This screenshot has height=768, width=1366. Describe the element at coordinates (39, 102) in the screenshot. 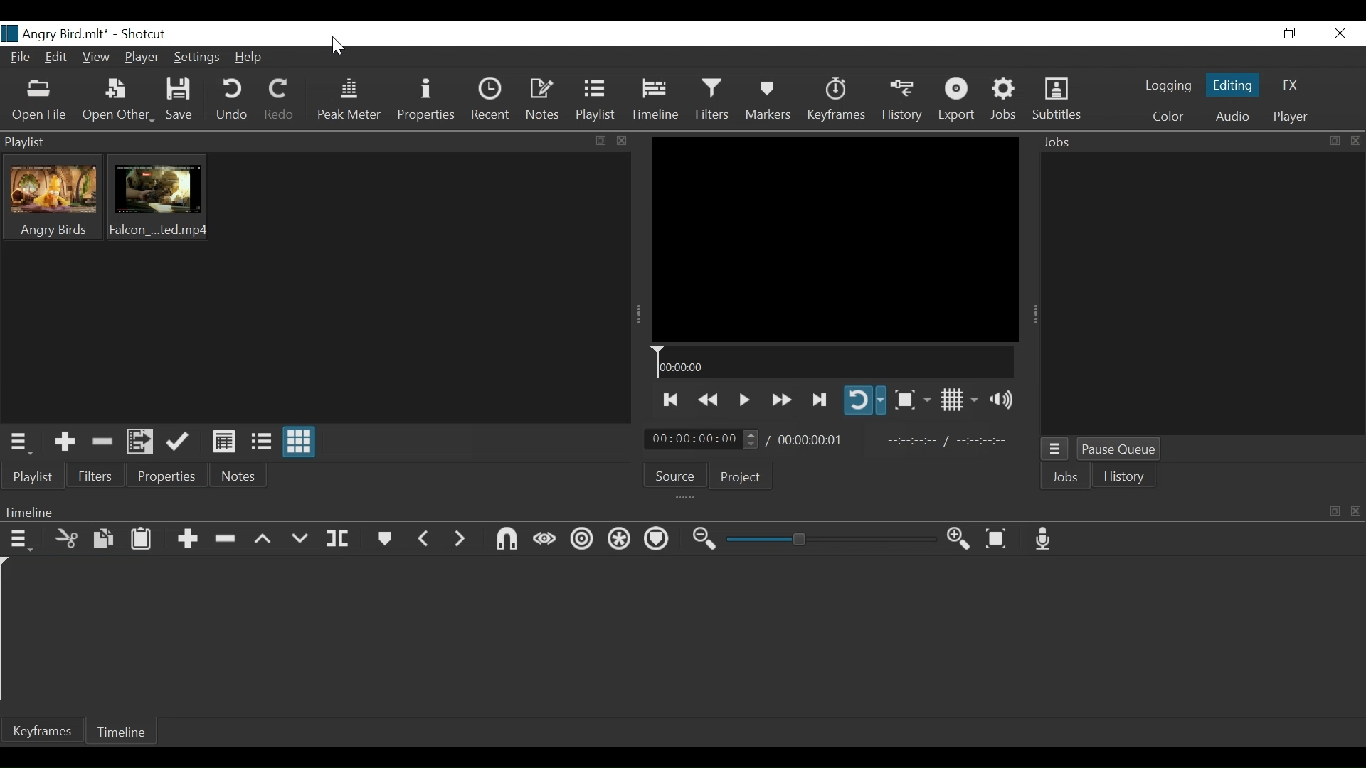

I see `Open File` at that location.